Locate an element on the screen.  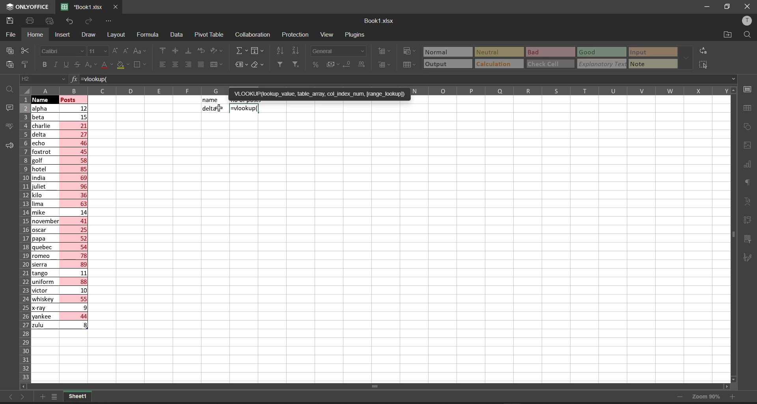
check cell is located at coordinates (547, 64).